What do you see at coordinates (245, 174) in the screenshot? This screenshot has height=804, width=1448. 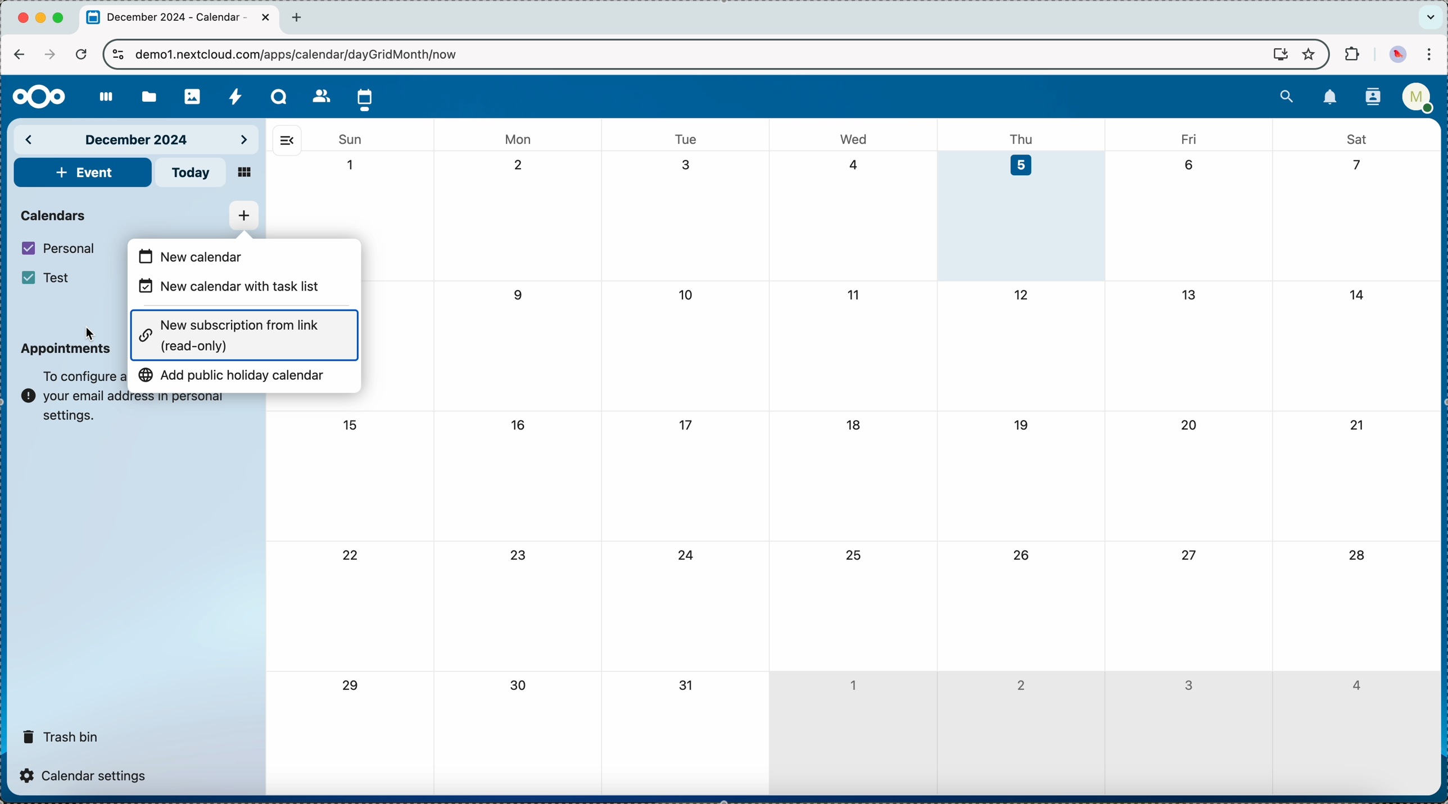 I see `mosaic view` at bounding box center [245, 174].